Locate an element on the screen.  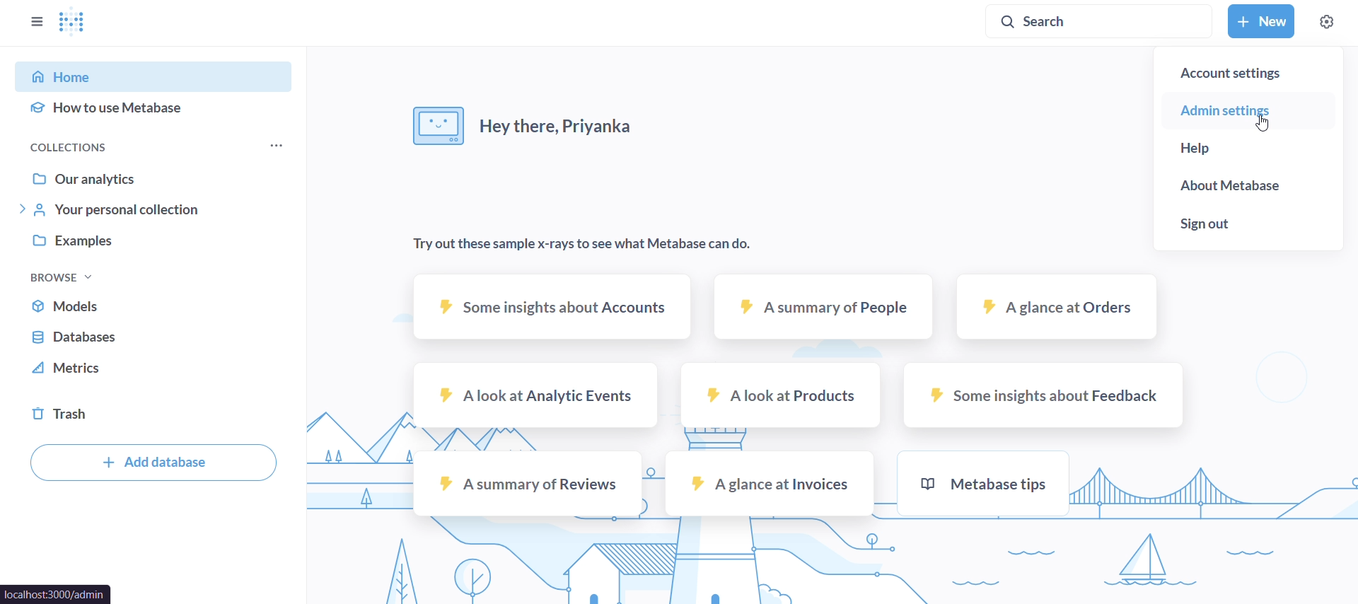
add database is located at coordinates (150, 465).